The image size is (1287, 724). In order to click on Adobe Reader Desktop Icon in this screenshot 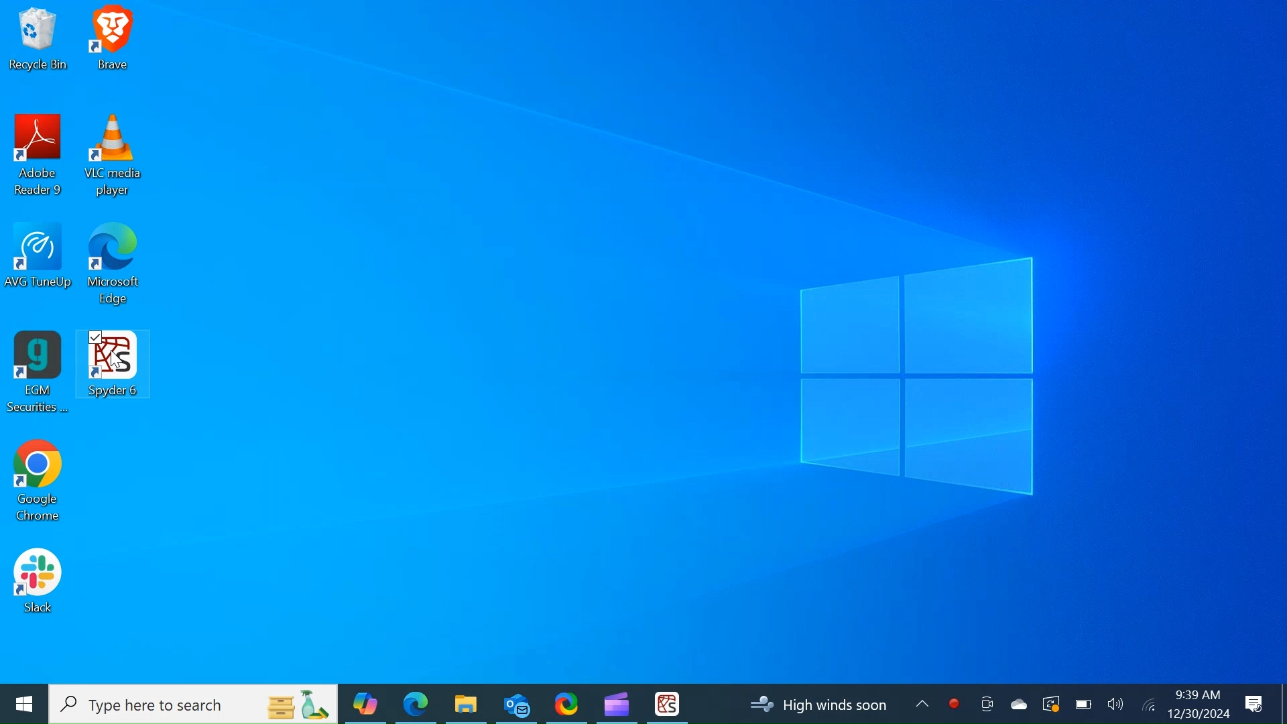, I will do `click(40, 158)`.